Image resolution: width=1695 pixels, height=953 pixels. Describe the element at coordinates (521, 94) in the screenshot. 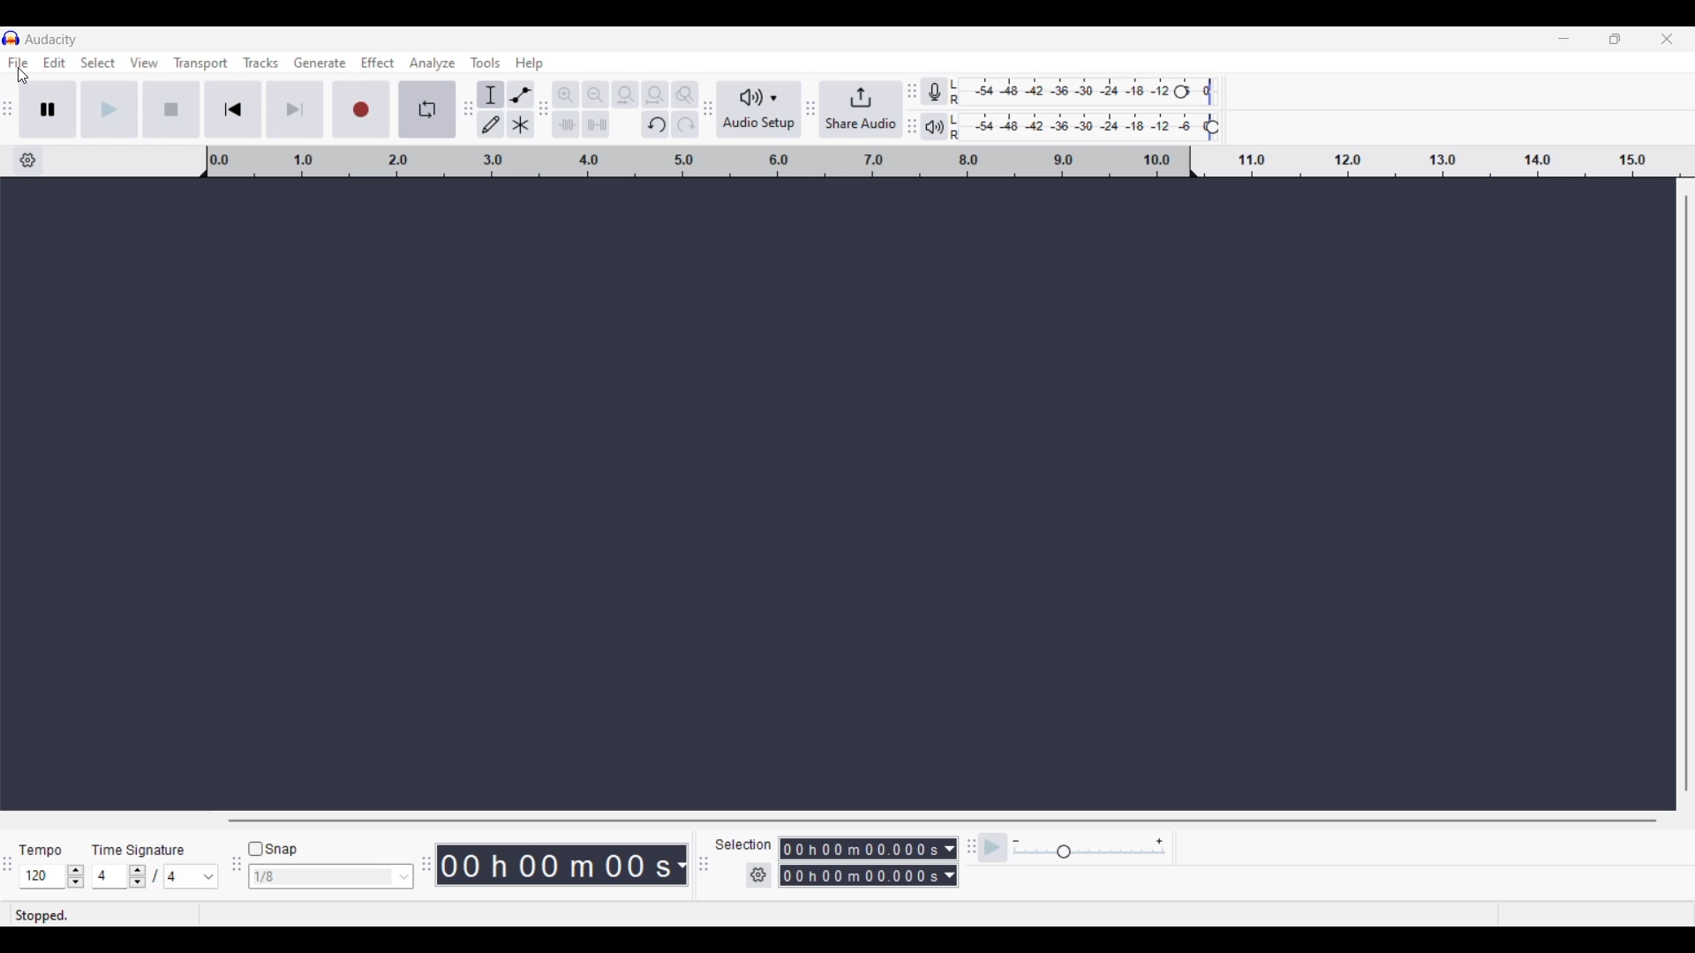

I see `Envelop tool` at that location.